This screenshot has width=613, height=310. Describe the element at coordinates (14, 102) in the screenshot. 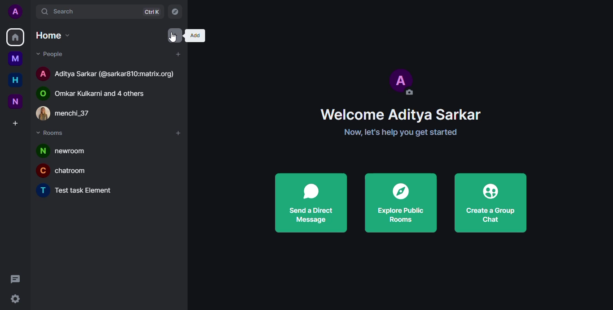

I see `new` at that location.